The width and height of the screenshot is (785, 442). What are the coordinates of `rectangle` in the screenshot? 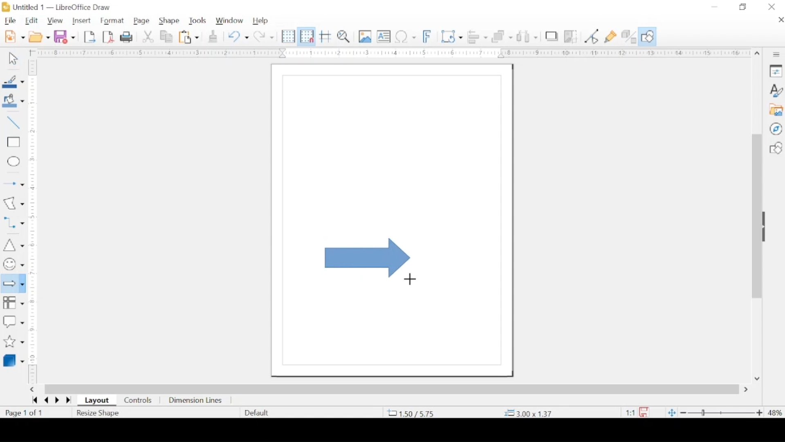 It's located at (13, 142).